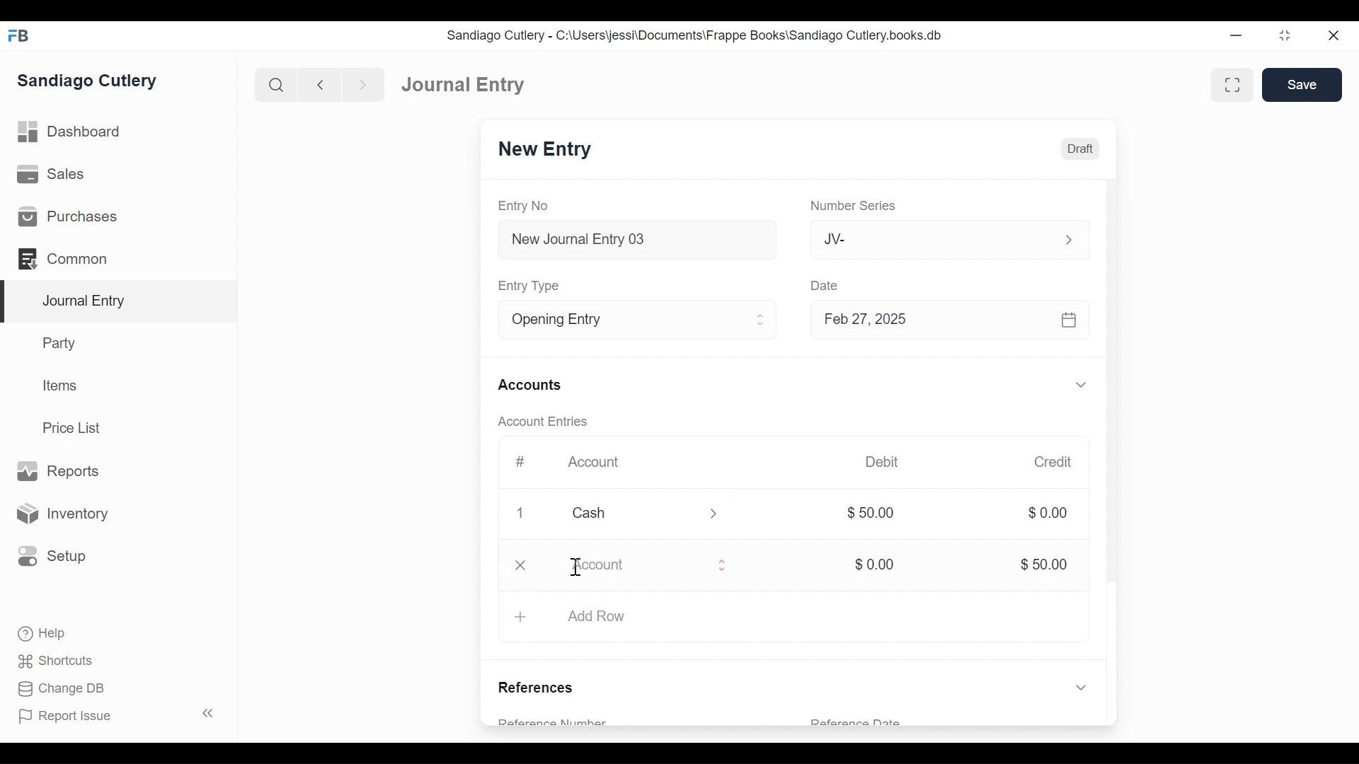 This screenshot has height=764, width=1359. What do you see at coordinates (18, 36) in the screenshot?
I see `Frappe Books Desktop Icon` at bounding box center [18, 36].